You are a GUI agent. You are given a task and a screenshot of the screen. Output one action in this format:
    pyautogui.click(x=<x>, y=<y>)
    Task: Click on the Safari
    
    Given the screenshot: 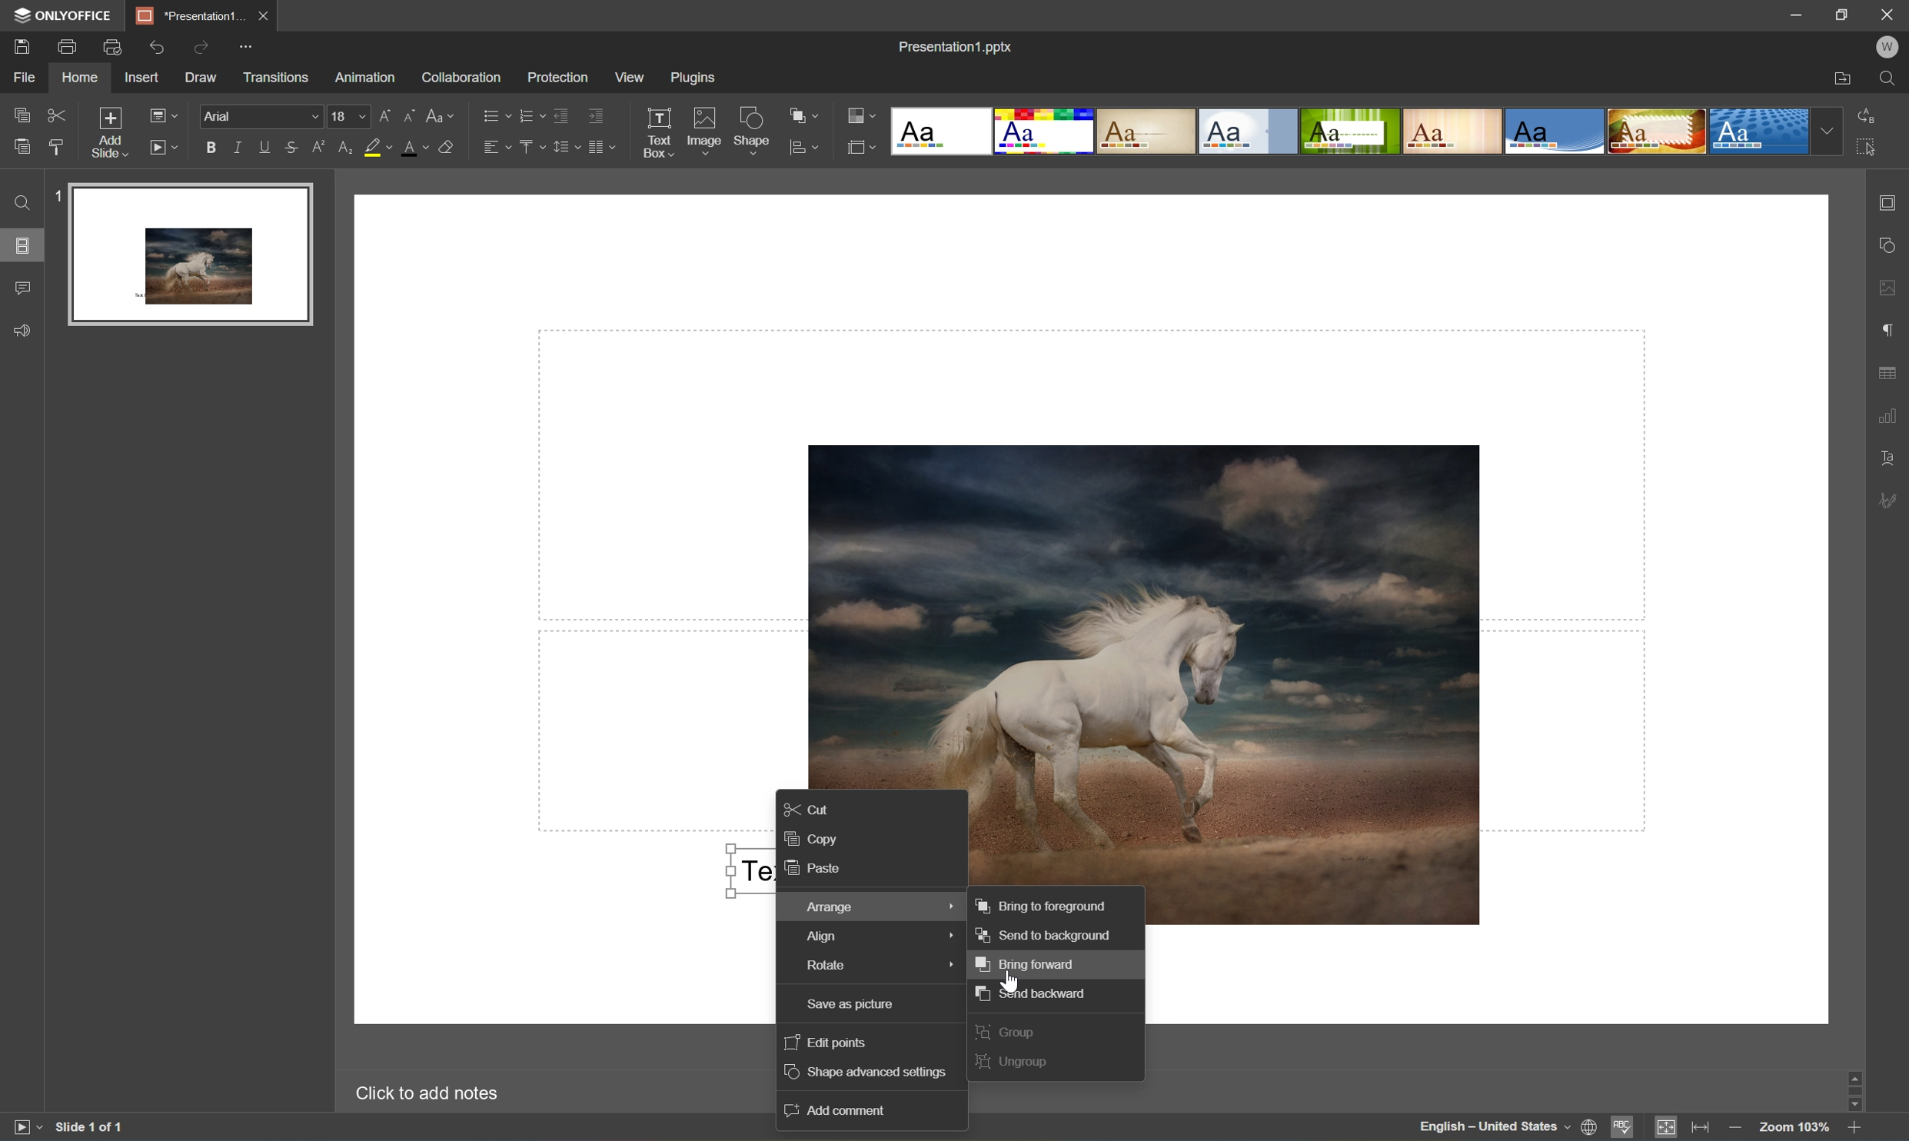 What is the action you would take?
    pyautogui.click(x=1658, y=131)
    